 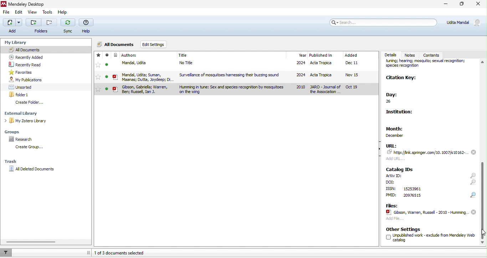 I want to click on published in, so click(x=321, y=56).